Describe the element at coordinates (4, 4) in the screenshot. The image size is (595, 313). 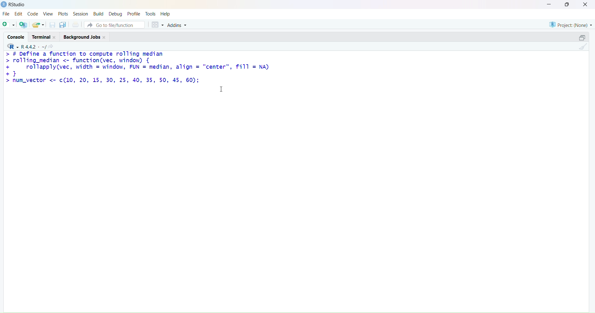
I see `logo` at that location.